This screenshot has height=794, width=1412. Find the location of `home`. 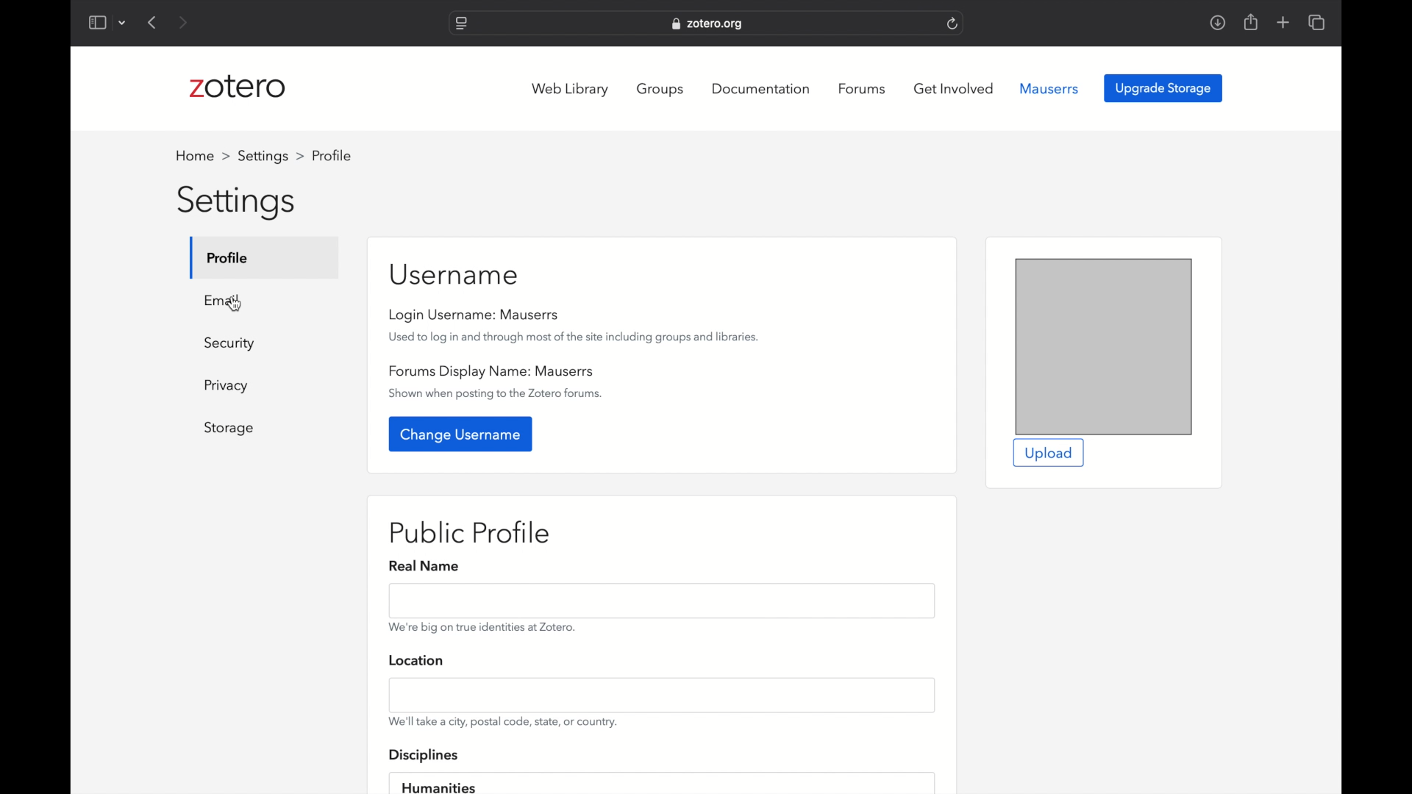

home is located at coordinates (202, 156).